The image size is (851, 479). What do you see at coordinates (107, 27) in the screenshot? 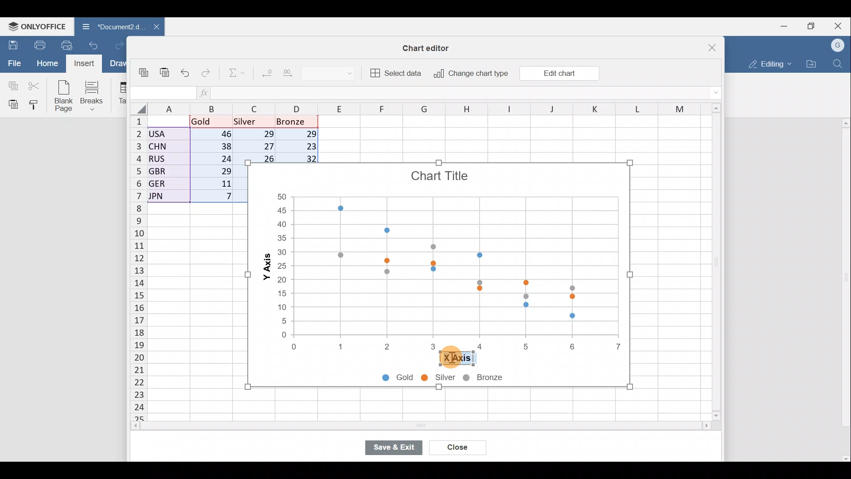
I see `Document2.d` at bounding box center [107, 27].